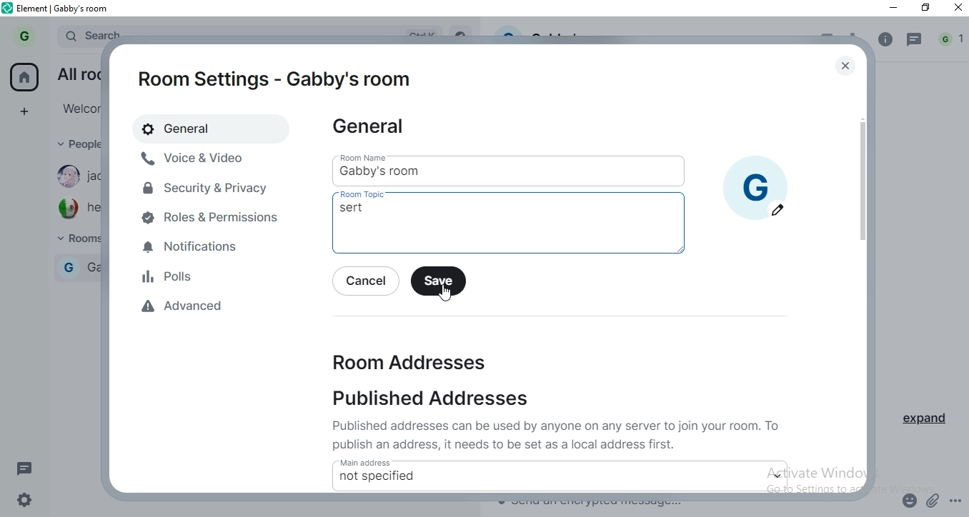 The height and width of the screenshot is (517, 969). What do you see at coordinates (214, 275) in the screenshot?
I see `polls` at bounding box center [214, 275].